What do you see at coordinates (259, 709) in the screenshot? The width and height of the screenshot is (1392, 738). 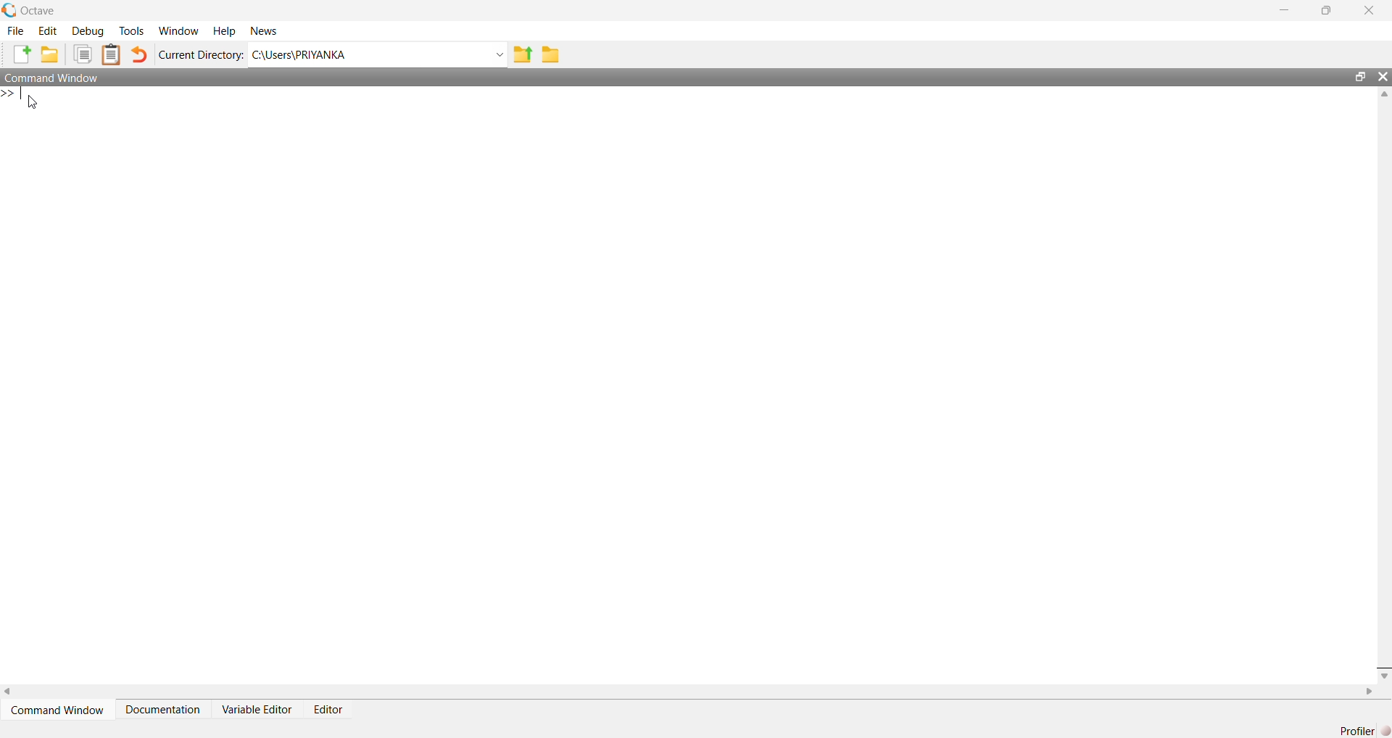 I see `Variable Editor` at bounding box center [259, 709].